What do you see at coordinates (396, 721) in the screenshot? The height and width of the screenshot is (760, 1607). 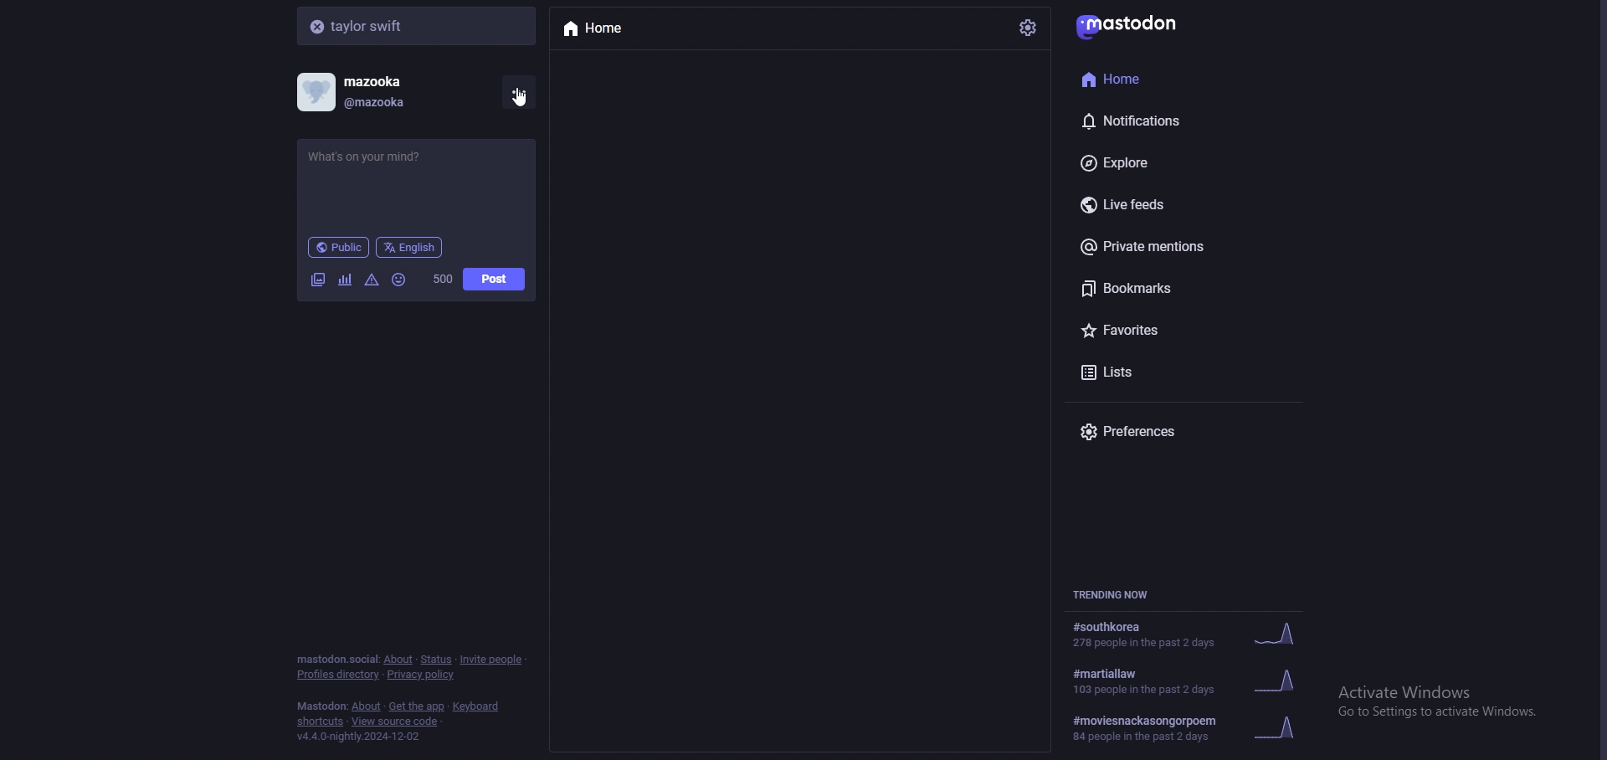 I see `view source code` at bounding box center [396, 721].